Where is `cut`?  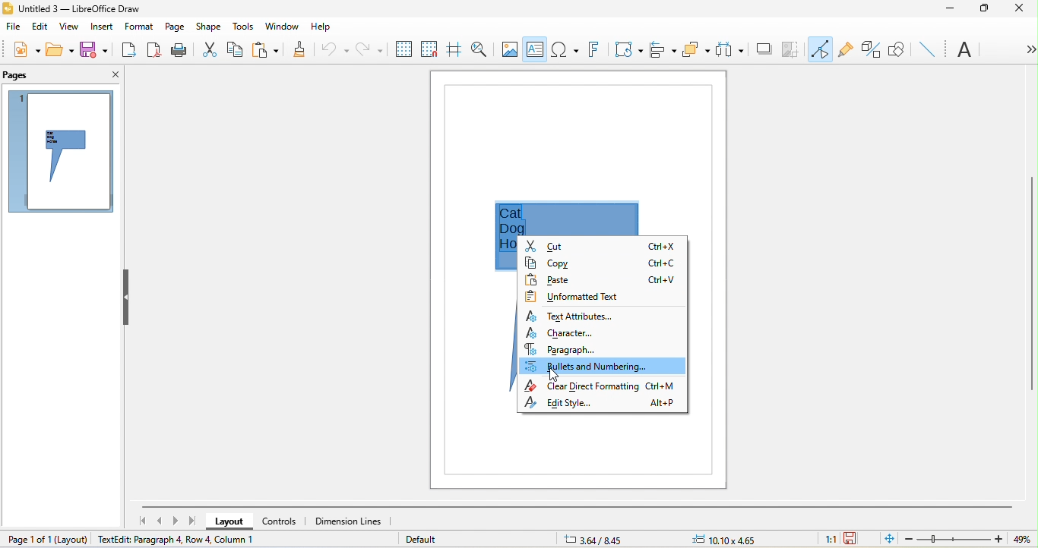 cut is located at coordinates (208, 49).